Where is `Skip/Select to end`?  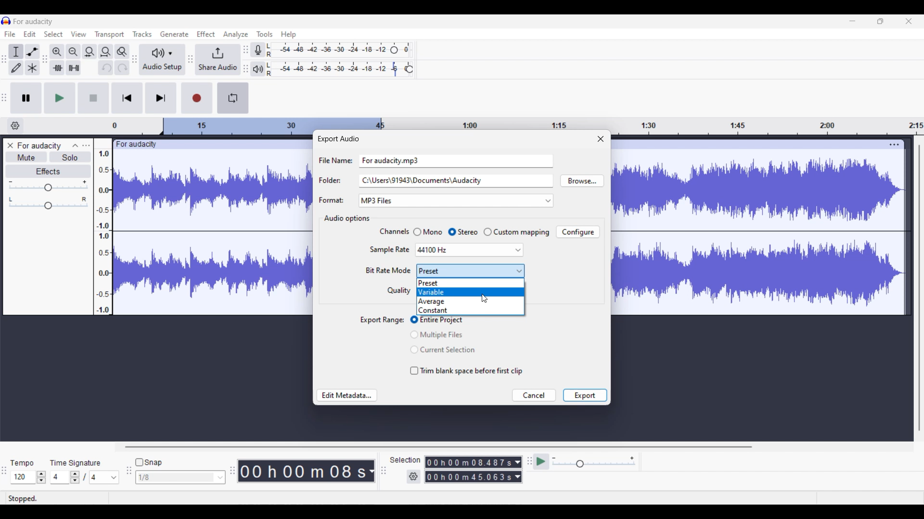
Skip/Select to end is located at coordinates (161, 98).